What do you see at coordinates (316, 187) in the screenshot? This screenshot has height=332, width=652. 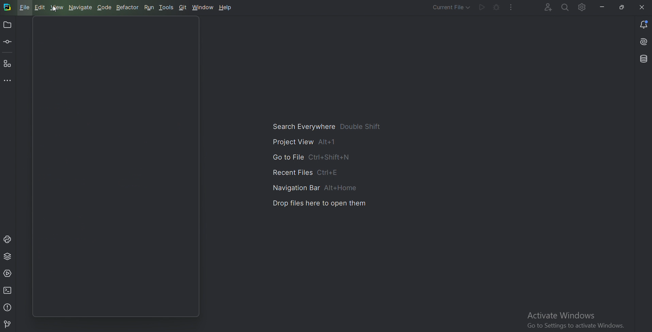 I see `Navigation bar` at bounding box center [316, 187].